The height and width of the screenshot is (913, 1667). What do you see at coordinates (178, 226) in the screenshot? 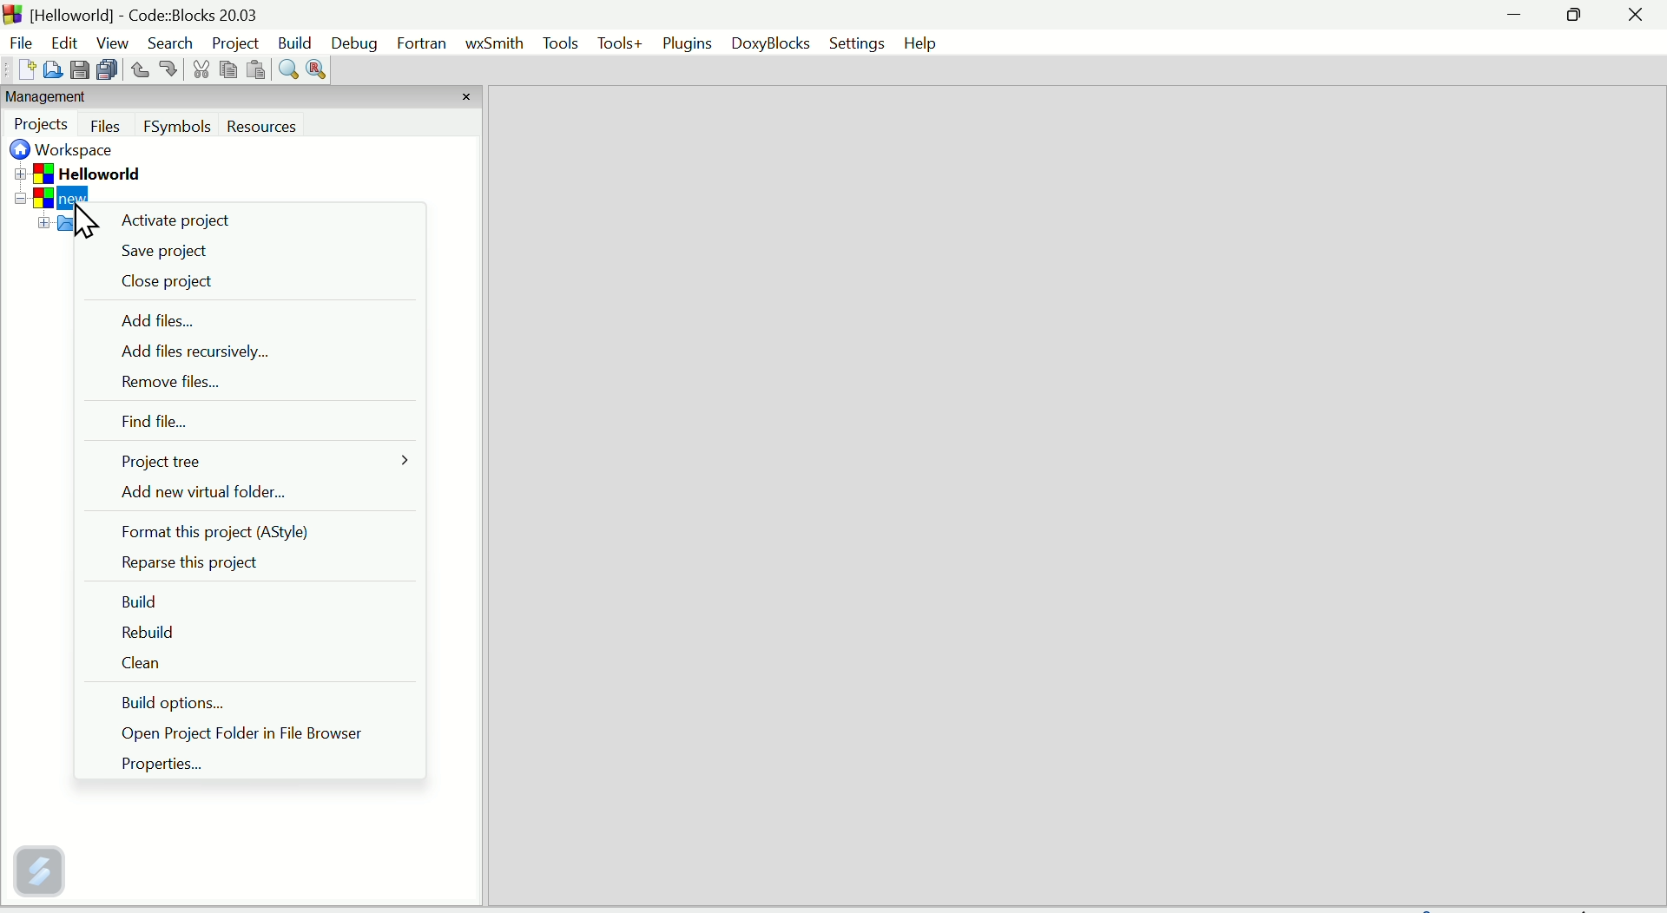
I see `Active project` at bounding box center [178, 226].